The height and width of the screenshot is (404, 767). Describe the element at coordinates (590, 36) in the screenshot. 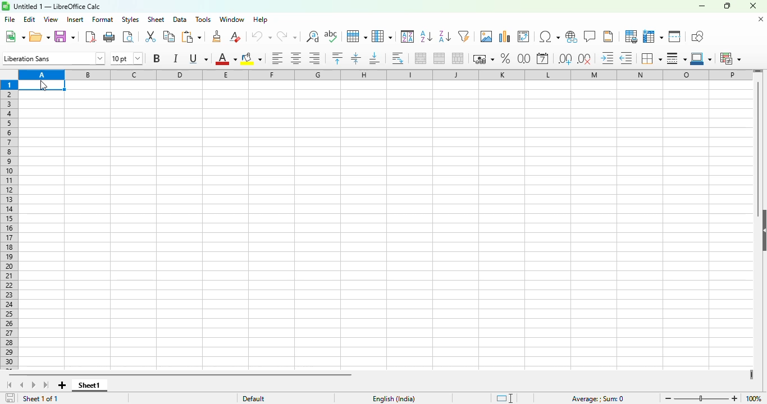

I see `insert comment` at that location.